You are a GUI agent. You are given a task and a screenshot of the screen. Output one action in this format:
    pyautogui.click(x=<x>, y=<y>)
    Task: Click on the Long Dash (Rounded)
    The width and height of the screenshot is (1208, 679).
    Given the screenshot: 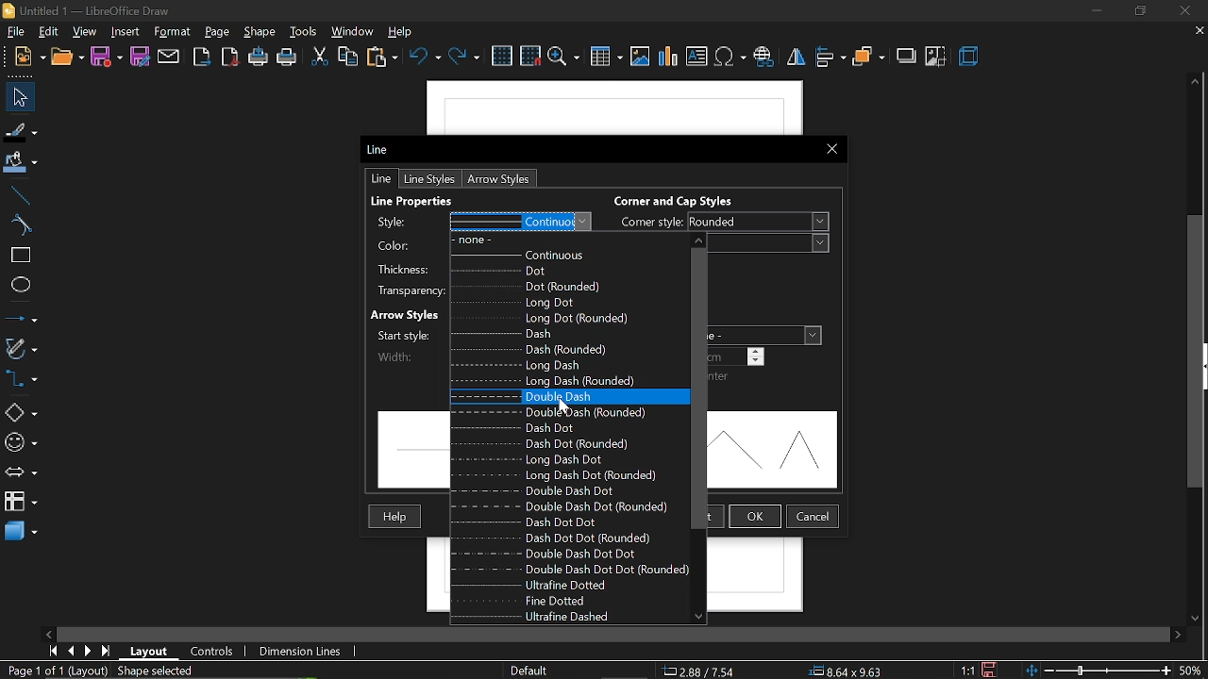 What is the action you would take?
    pyautogui.click(x=568, y=380)
    